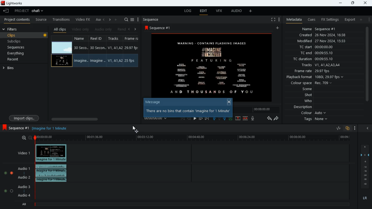  Describe the element at coordinates (117, 19) in the screenshot. I see `add` at that location.